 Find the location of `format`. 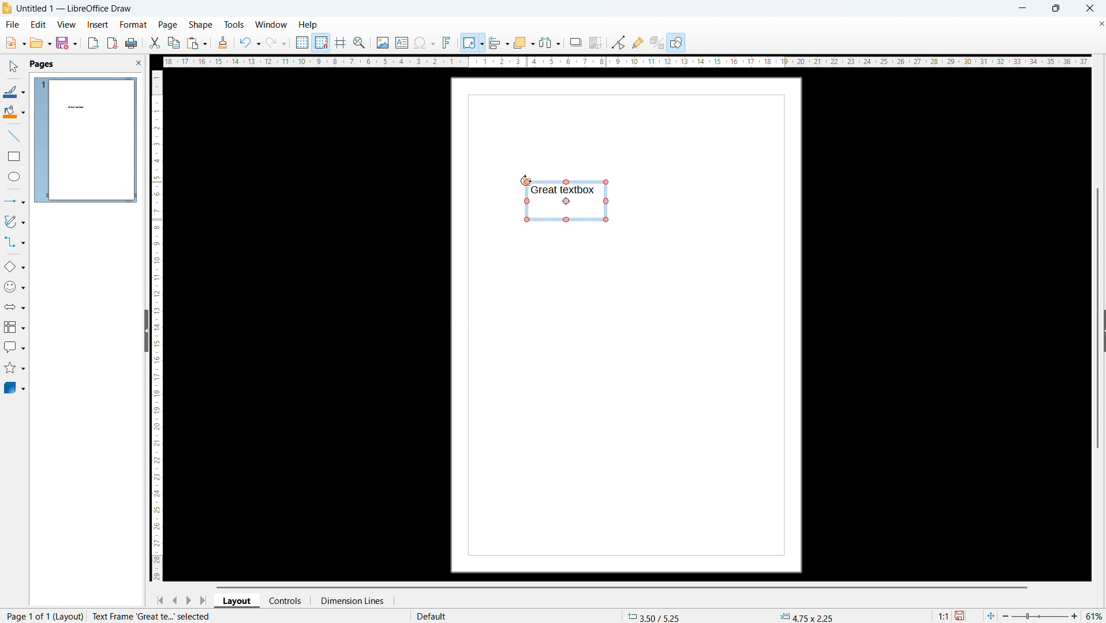

format is located at coordinates (132, 24).